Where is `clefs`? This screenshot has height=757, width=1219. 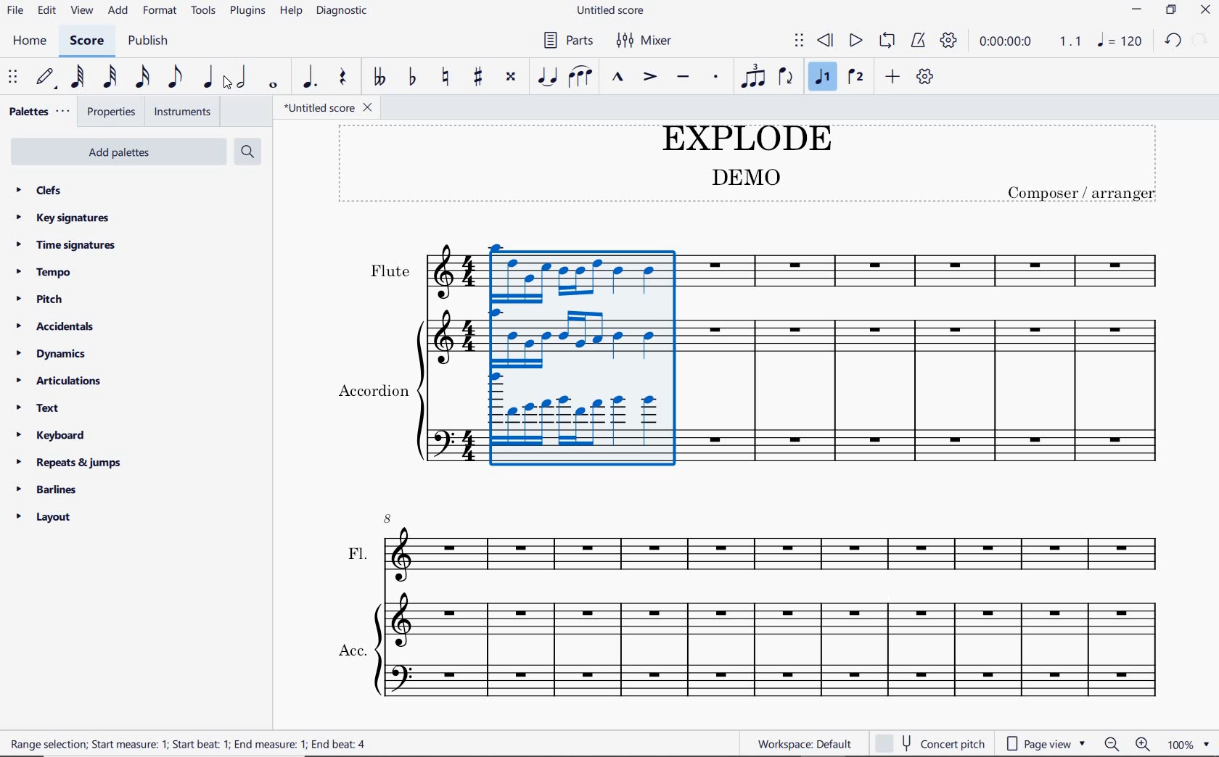
clefs is located at coordinates (39, 189).